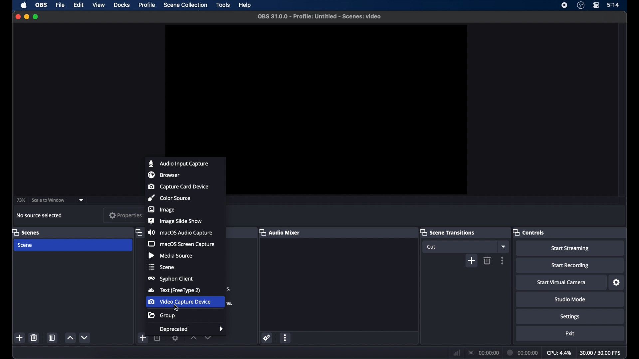 This screenshot has width=639, height=359. What do you see at coordinates (40, 215) in the screenshot?
I see `no source selected` at bounding box center [40, 215].